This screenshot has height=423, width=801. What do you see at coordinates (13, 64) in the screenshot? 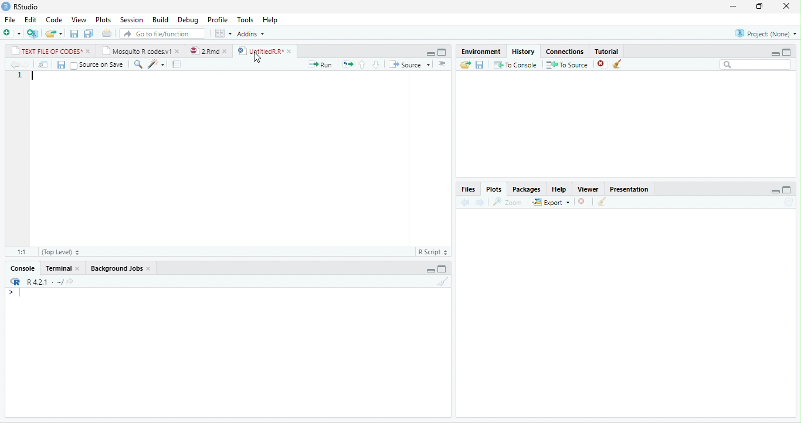
I see `back` at bounding box center [13, 64].